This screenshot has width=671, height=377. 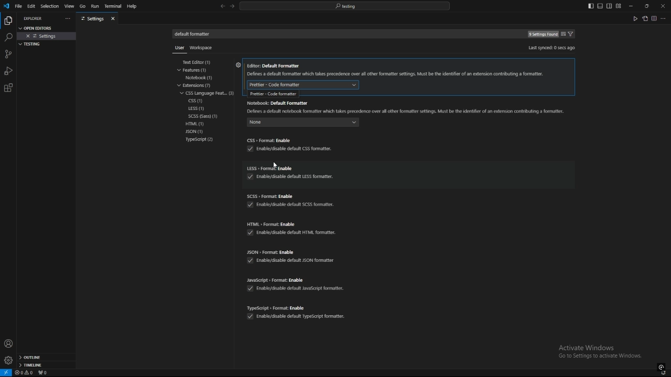 I want to click on editor default formatter, so click(x=397, y=71).